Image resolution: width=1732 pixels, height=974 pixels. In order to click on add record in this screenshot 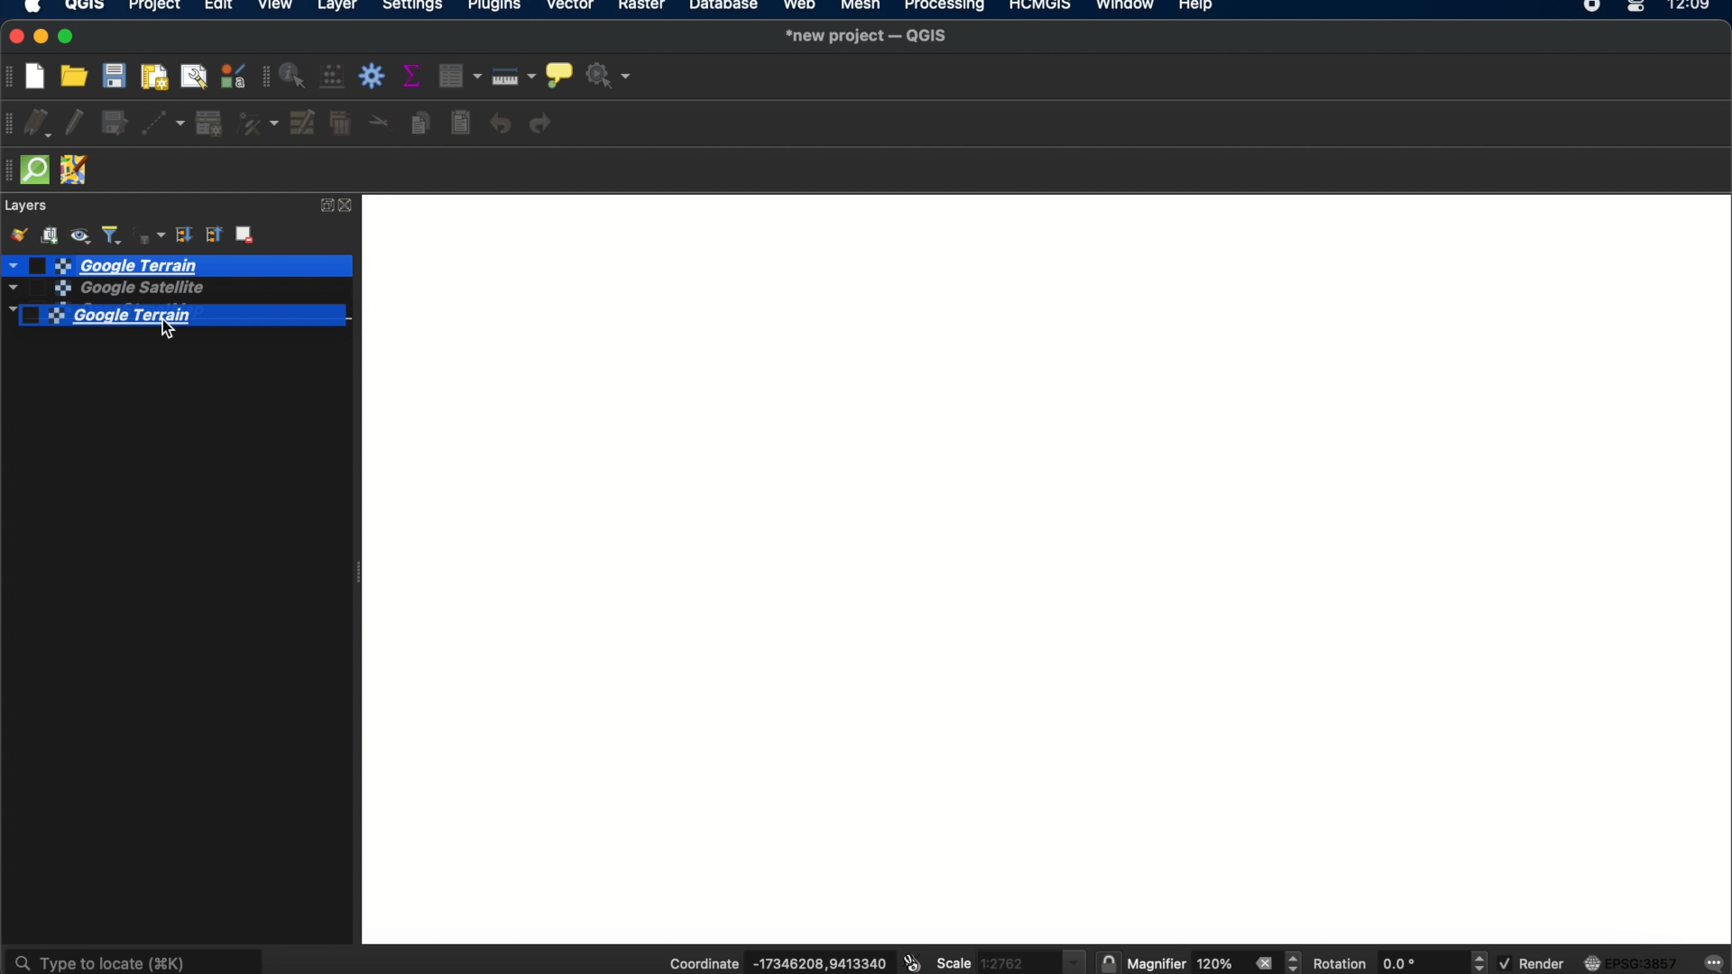, I will do `click(208, 124)`.